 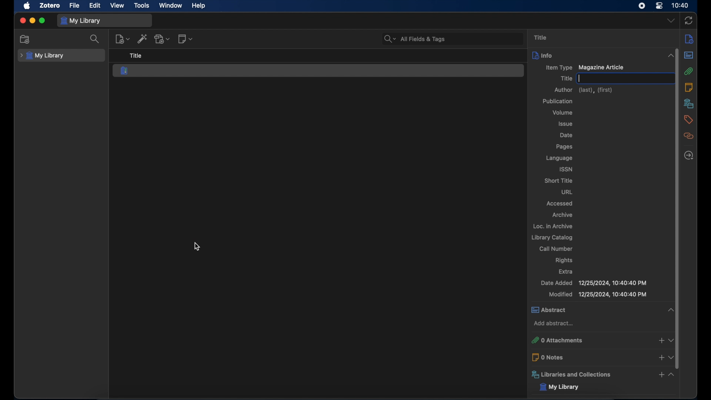 What do you see at coordinates (691, 71) in the screenshot?
I see `attachments` at bounding box center [691, 71].